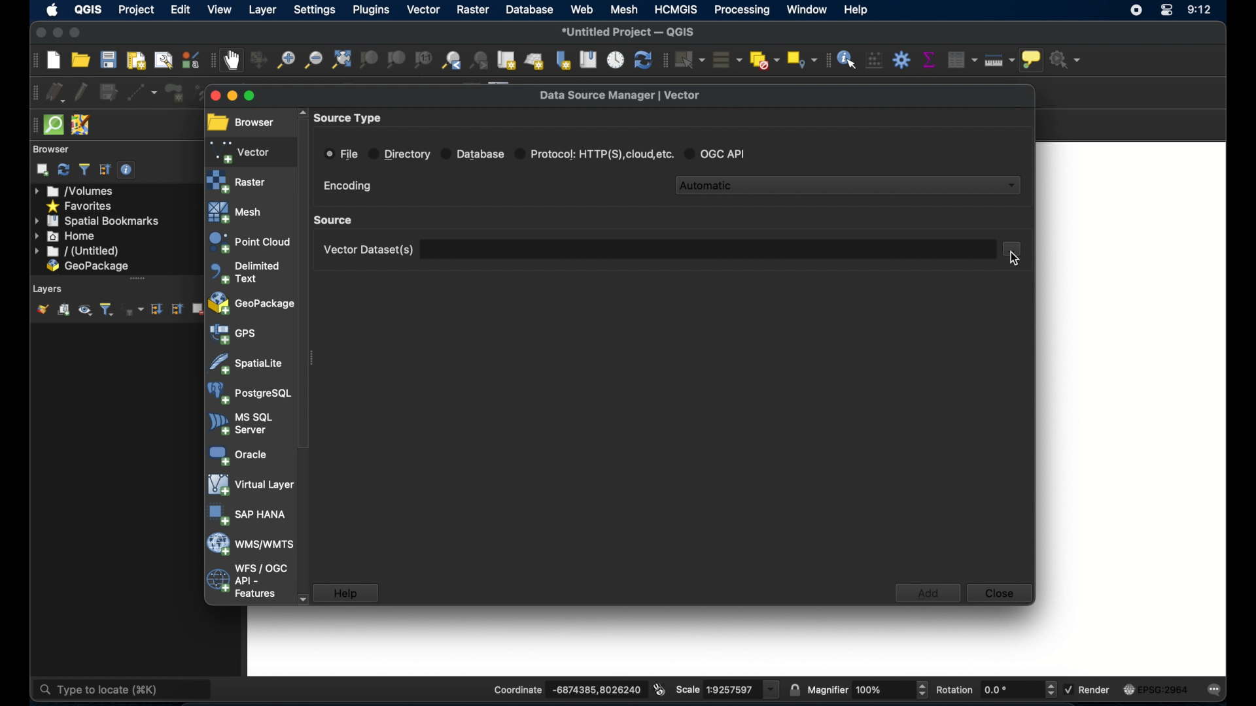 This screenshot has height=706, width=1256. I want to click on vector dataset(s), so click(366, 250).